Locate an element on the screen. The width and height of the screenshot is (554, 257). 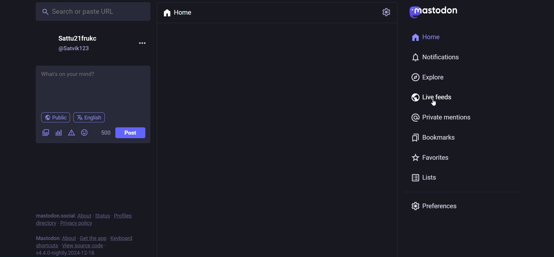
poll is located at coordinates (59, 132).